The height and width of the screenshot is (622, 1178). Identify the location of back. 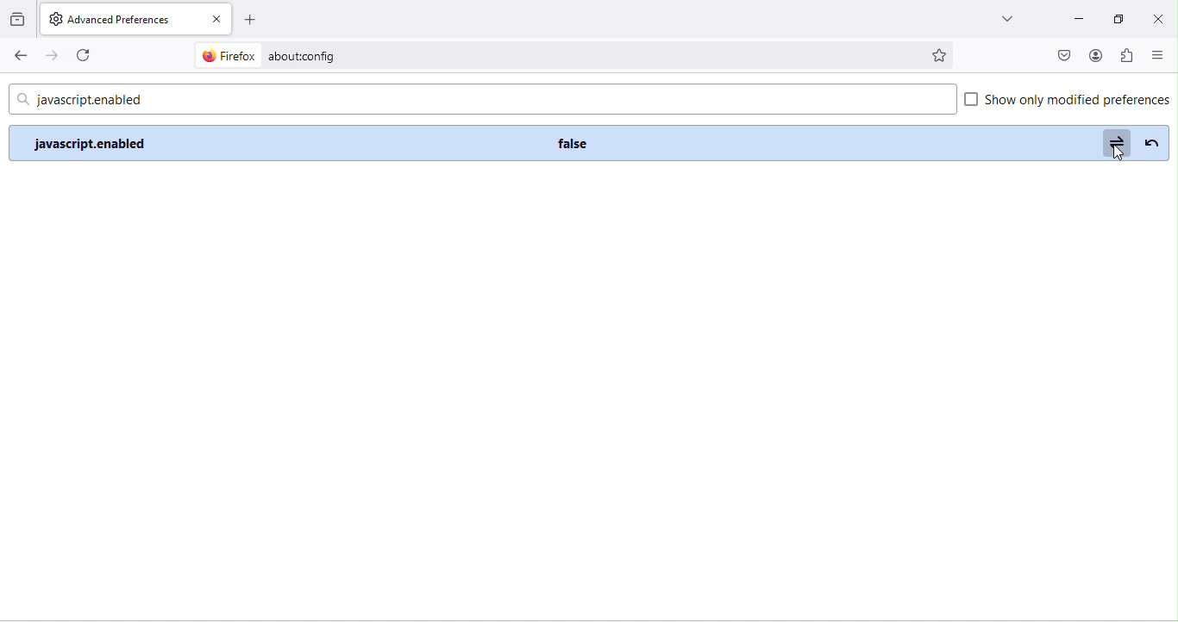
(17, 55).